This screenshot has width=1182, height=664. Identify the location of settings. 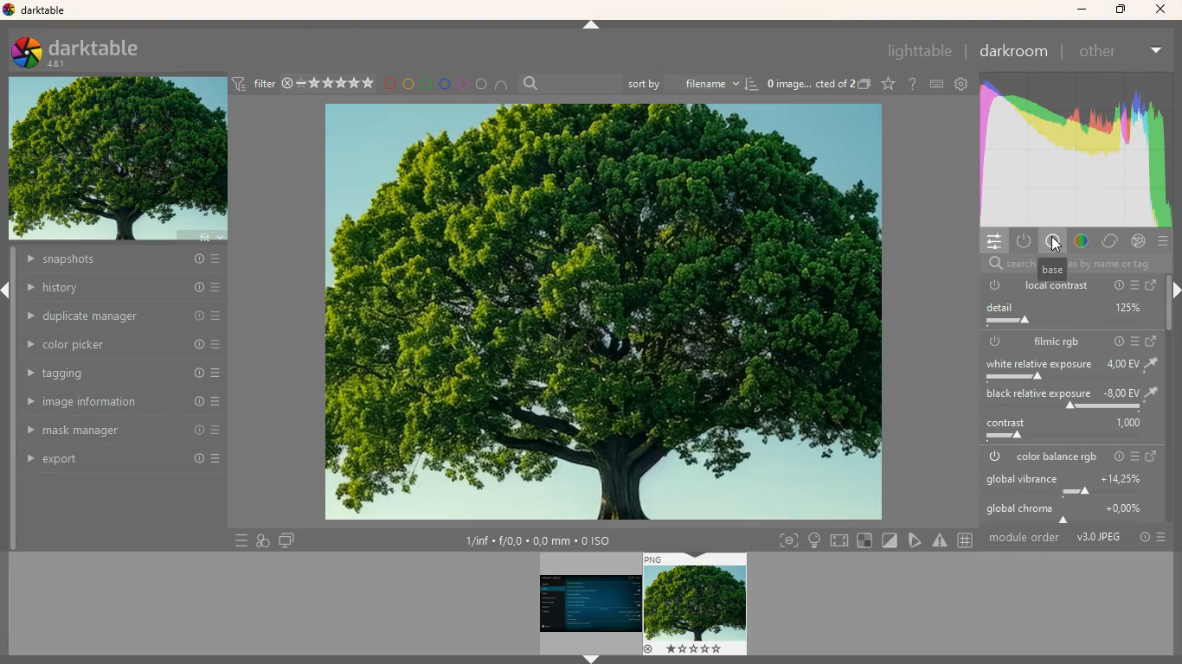
(992, 241).